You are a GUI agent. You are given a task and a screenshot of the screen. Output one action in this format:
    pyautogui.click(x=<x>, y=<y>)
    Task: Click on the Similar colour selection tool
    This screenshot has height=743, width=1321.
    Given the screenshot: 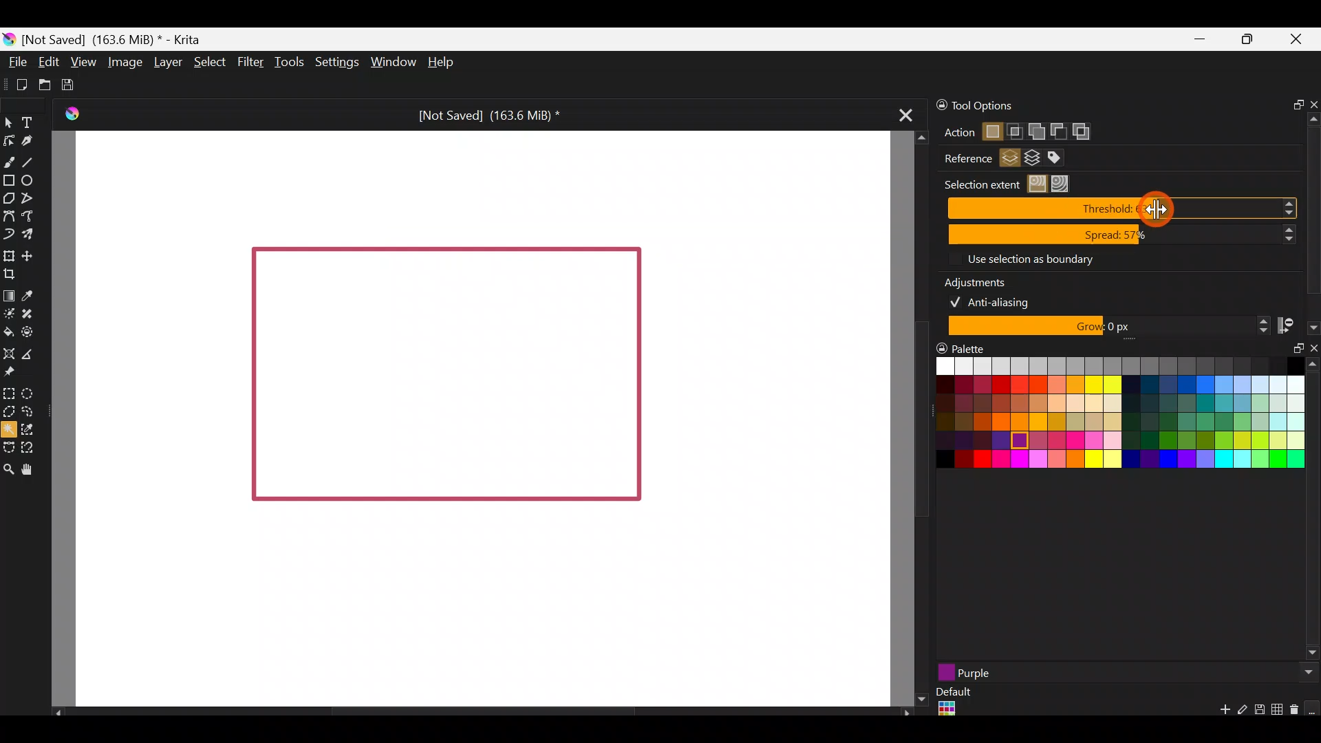 What is the action you would take?
    pyautogui.click(x=38, y=429)
    